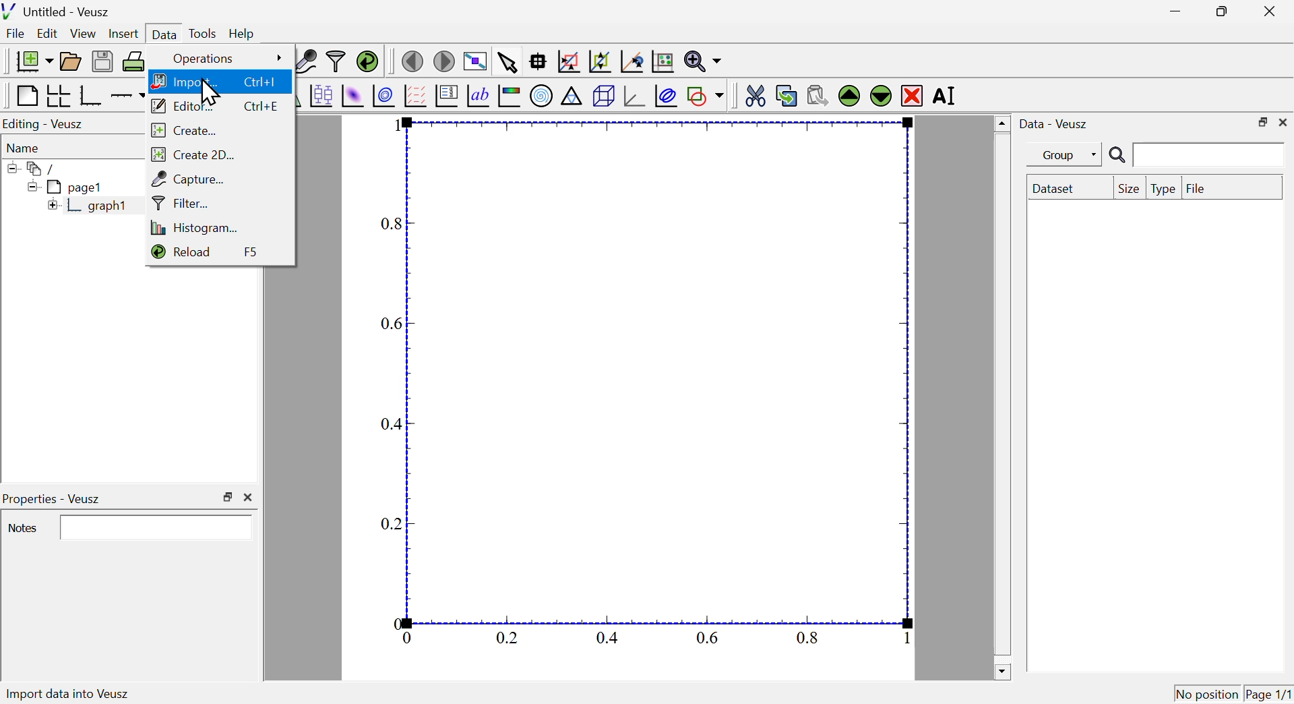  Describe the element at coordinates (37, 168) in the screenshot. I see `folder` at that location.